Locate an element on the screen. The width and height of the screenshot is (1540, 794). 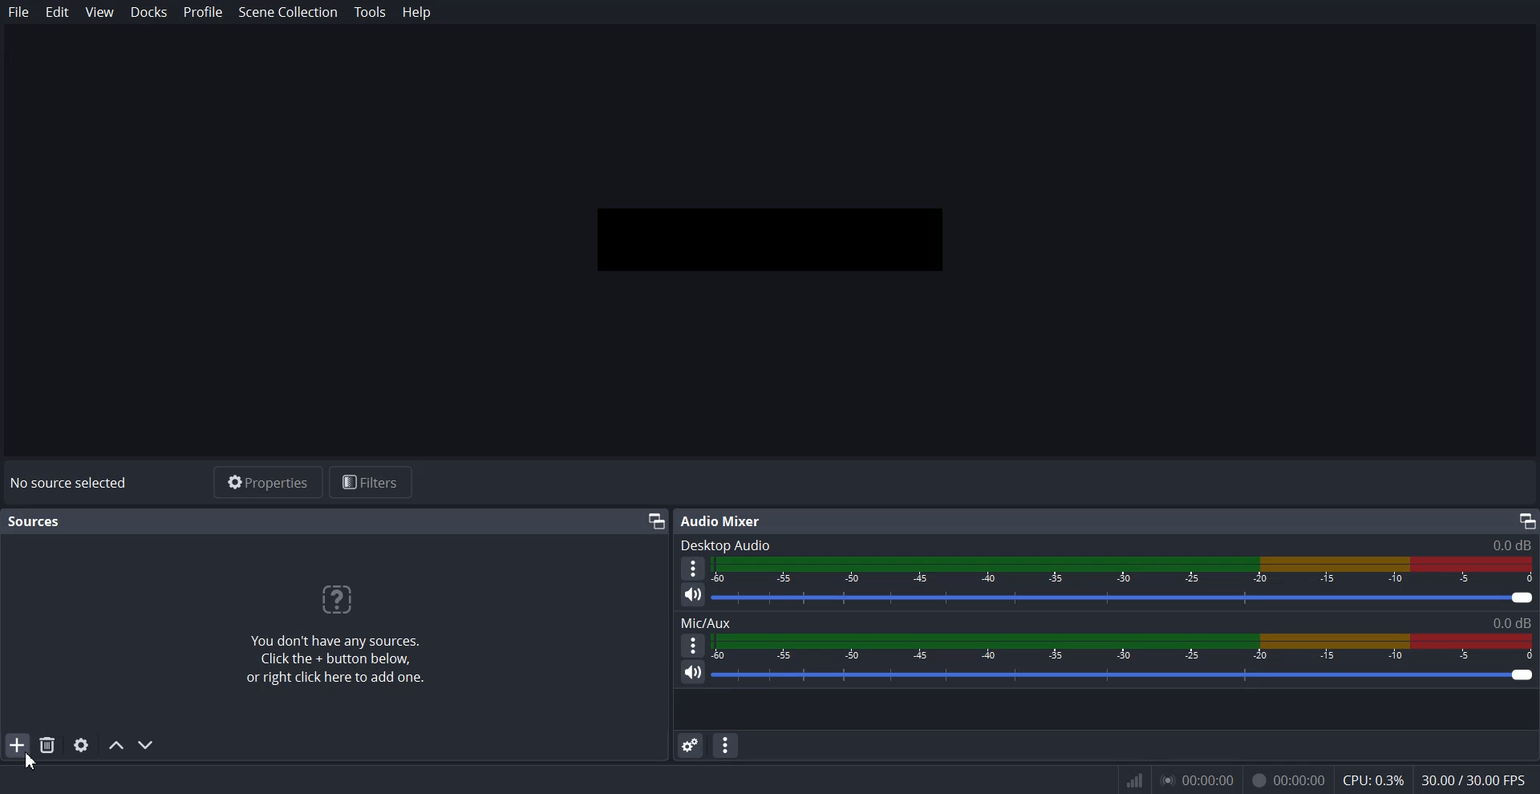
Docks is located at coordinates (149, 13).